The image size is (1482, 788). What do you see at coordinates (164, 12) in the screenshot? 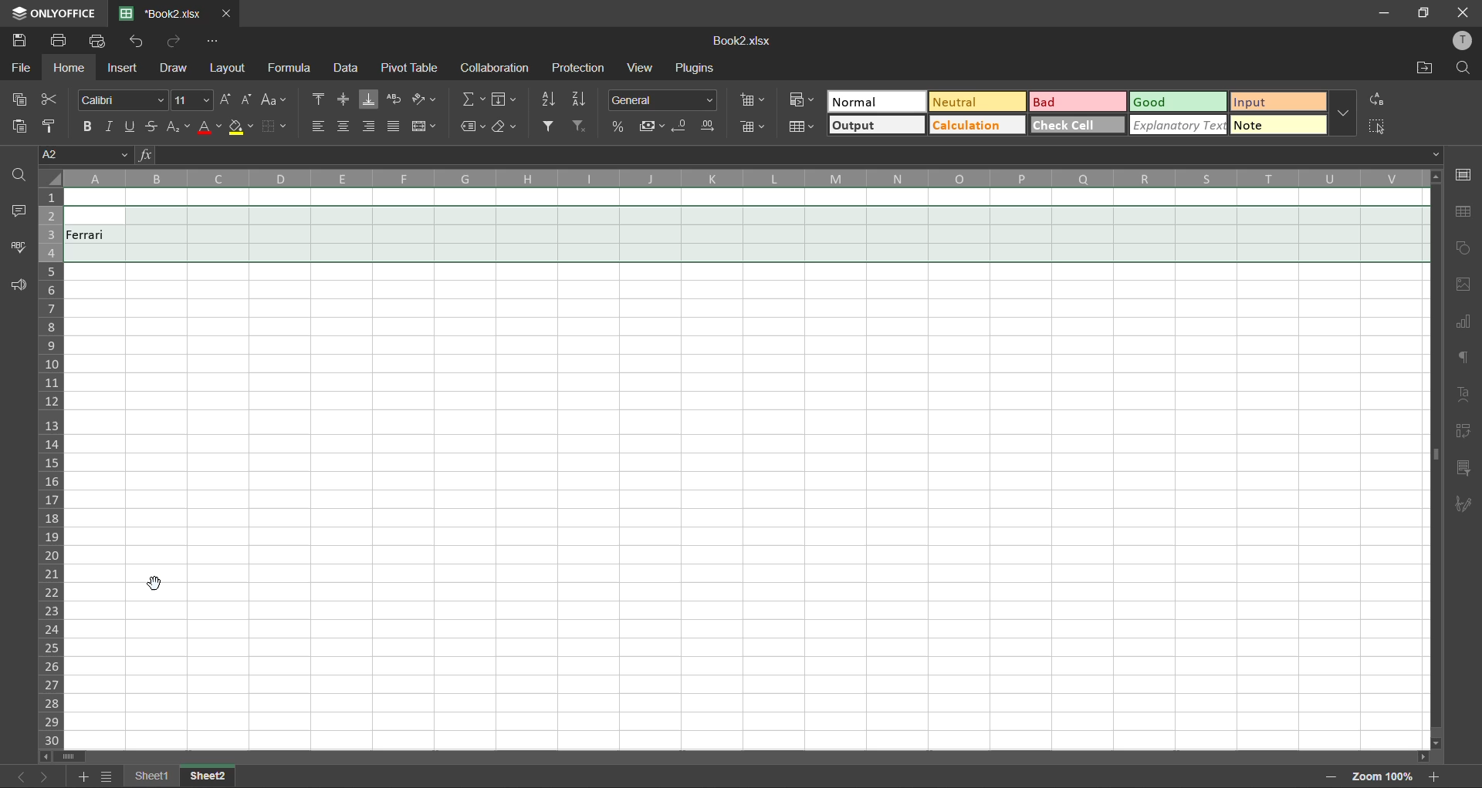
I see `*Book2.xlsx` at bounding box center [164, 12].